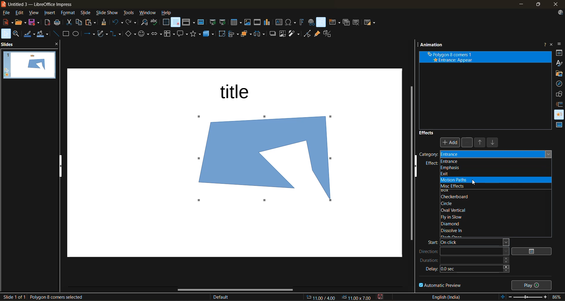 Image resolution: width=565 pixels, height=301 pixels. I want to click on edit, so click(21, 13).